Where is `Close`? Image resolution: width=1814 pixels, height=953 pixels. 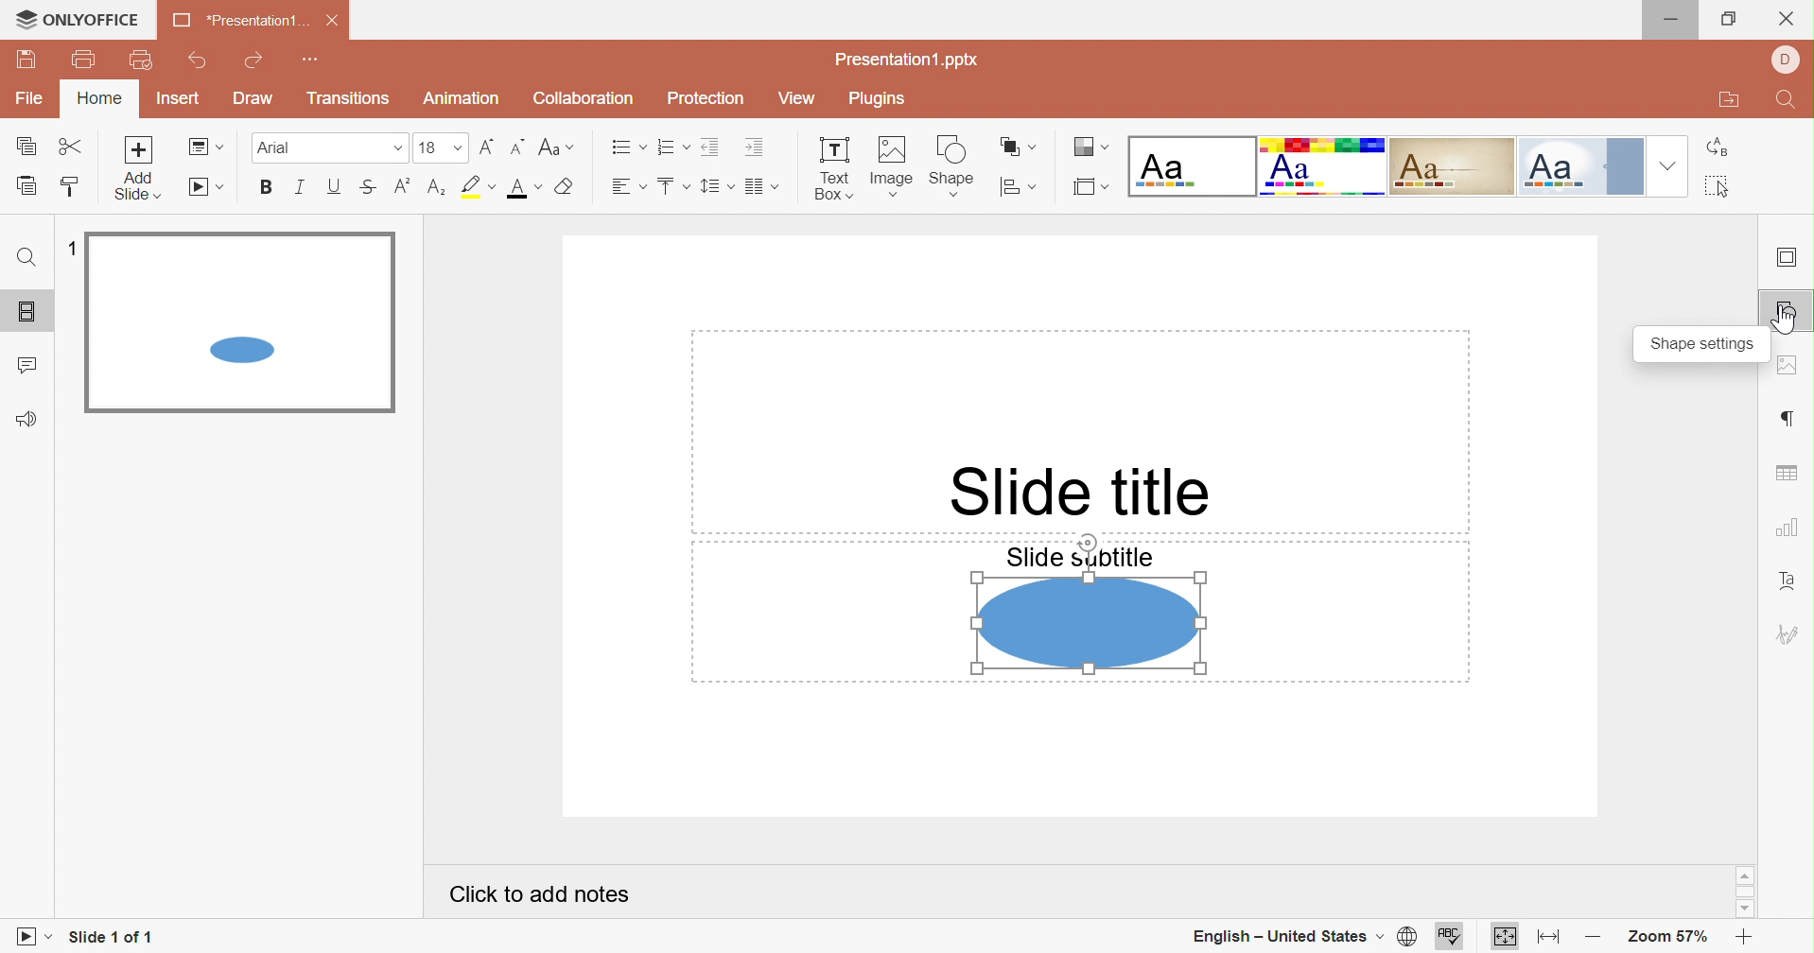 Close is located at coordinates (332, 23).